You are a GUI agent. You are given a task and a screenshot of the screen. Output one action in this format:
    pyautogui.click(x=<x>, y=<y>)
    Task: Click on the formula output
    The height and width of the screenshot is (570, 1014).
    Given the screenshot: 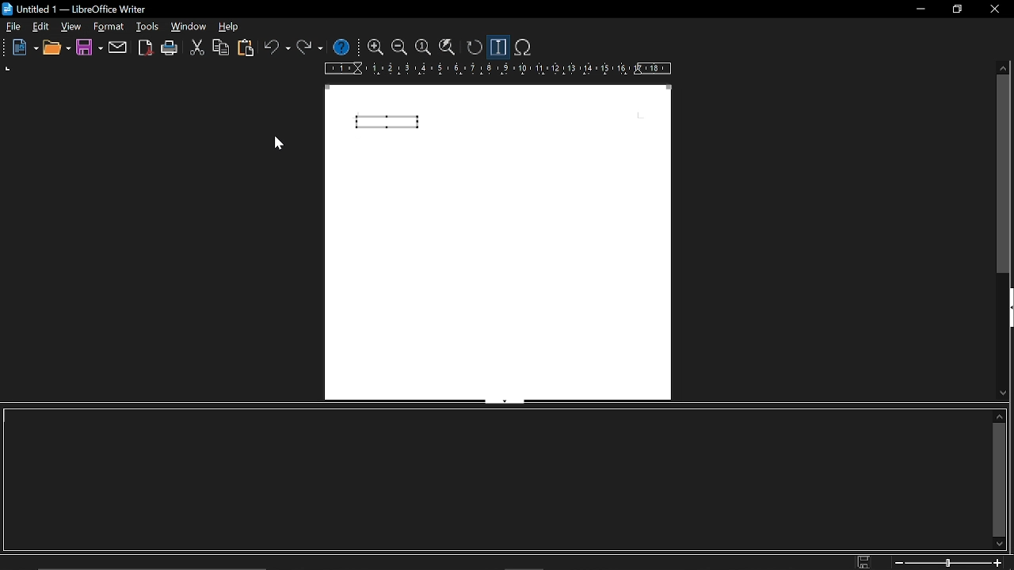 What is the action you would take?
    pyautogui.click(x=389, y=122)
    